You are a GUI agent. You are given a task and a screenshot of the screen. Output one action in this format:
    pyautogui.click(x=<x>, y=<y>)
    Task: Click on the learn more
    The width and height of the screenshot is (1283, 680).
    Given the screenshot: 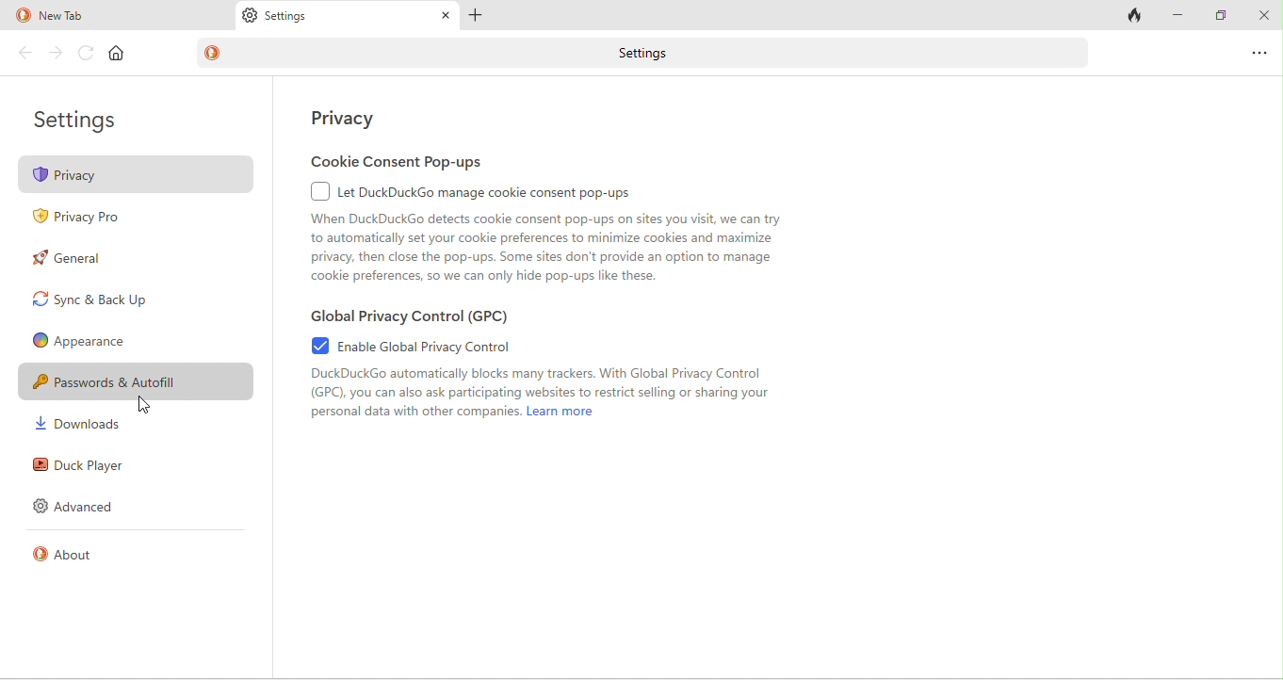 What is the action you would take?
    pyautogui.click(x=563, y=413)
    